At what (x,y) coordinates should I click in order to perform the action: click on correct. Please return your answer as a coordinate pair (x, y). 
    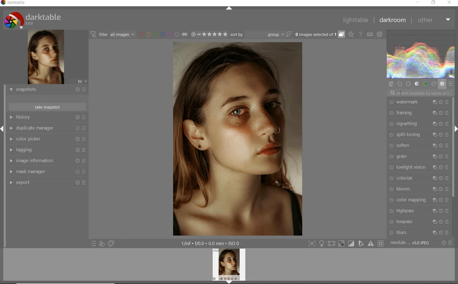
    Looking at the image, I should click on (434, 83).